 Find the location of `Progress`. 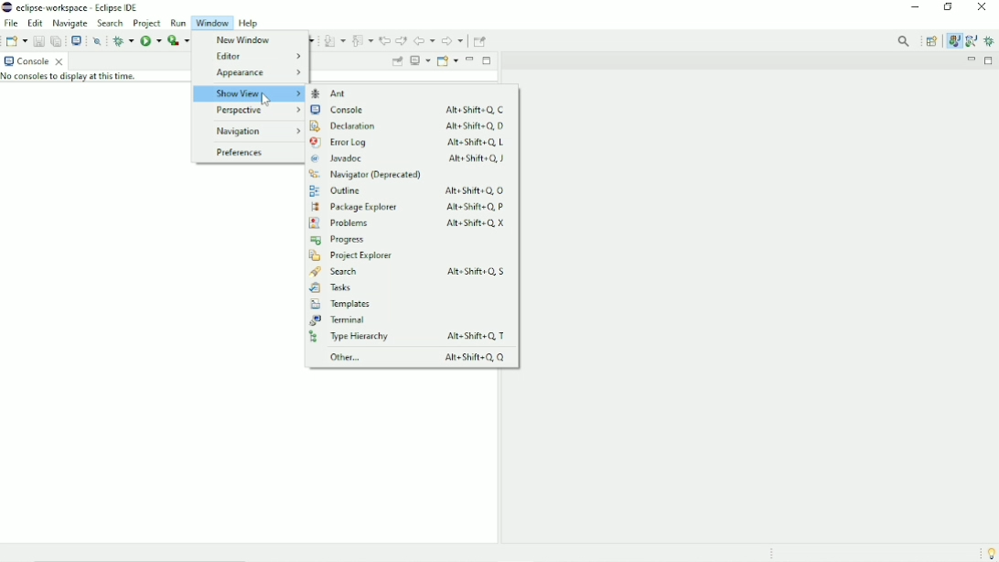

Progress is located at coordinates (338, 240).